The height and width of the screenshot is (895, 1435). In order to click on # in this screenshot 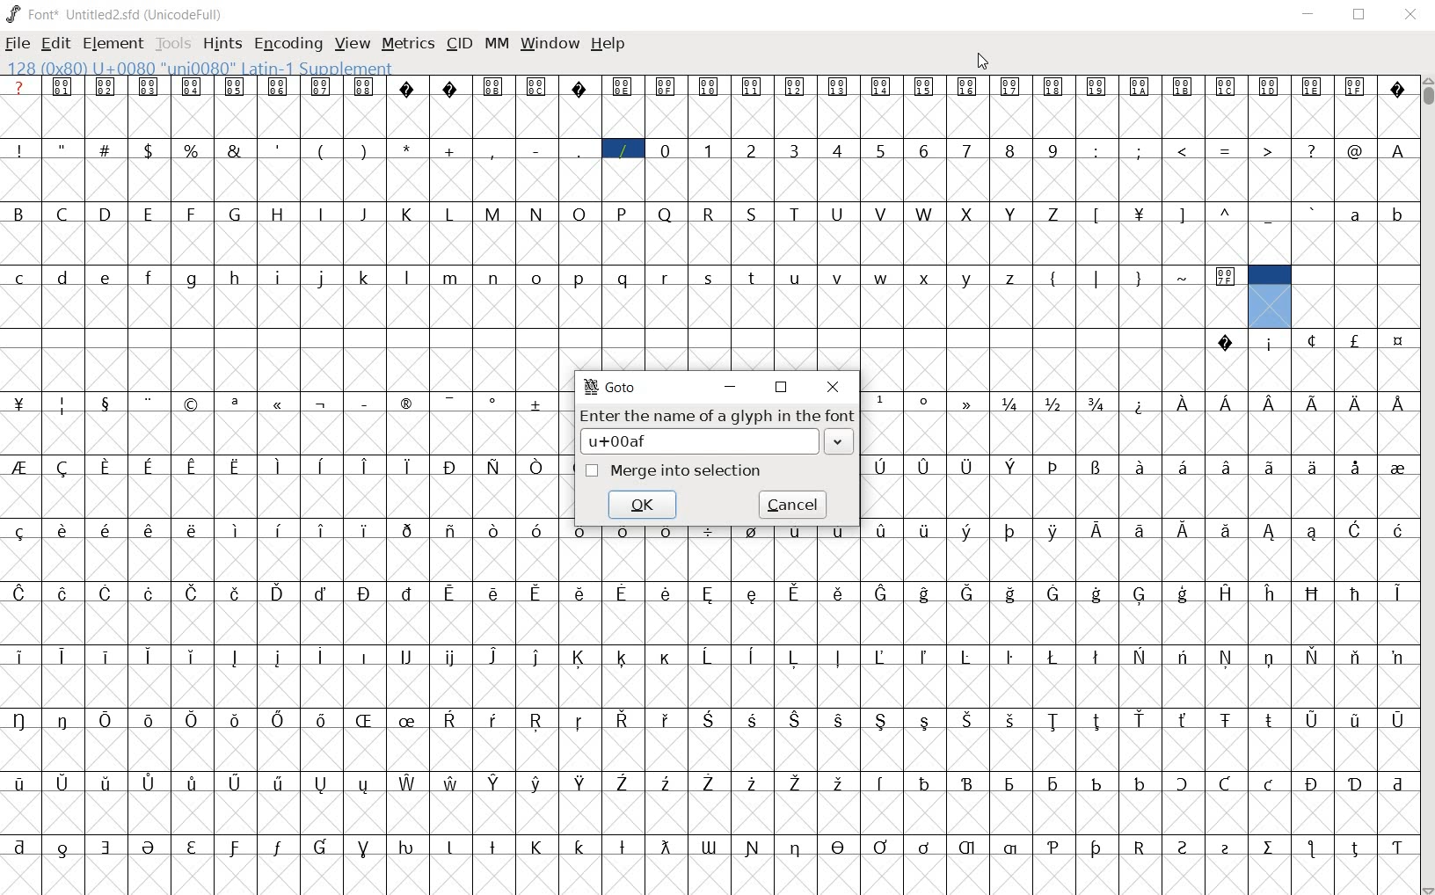, I will do `click(107, 149)`.